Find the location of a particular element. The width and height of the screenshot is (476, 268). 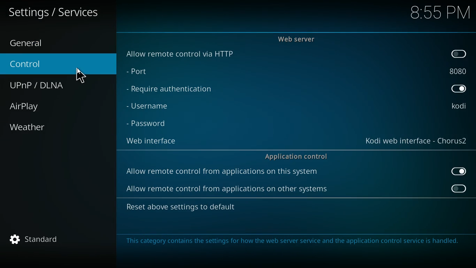

Time - 8:55PM is located at coordinates (440, 13).